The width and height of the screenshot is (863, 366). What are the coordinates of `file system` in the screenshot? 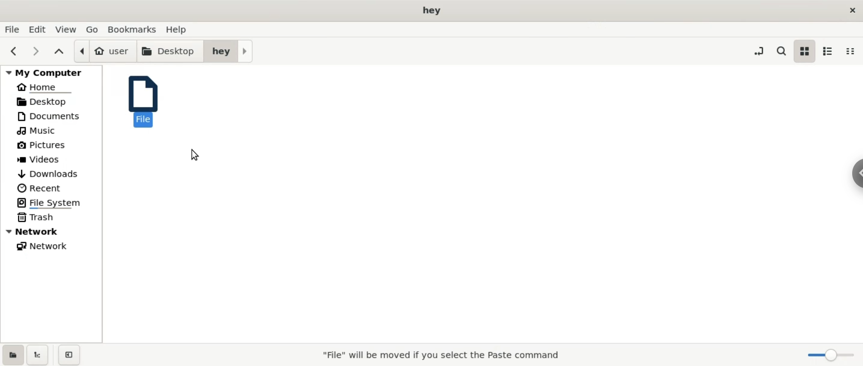 It's located at (54, 203).